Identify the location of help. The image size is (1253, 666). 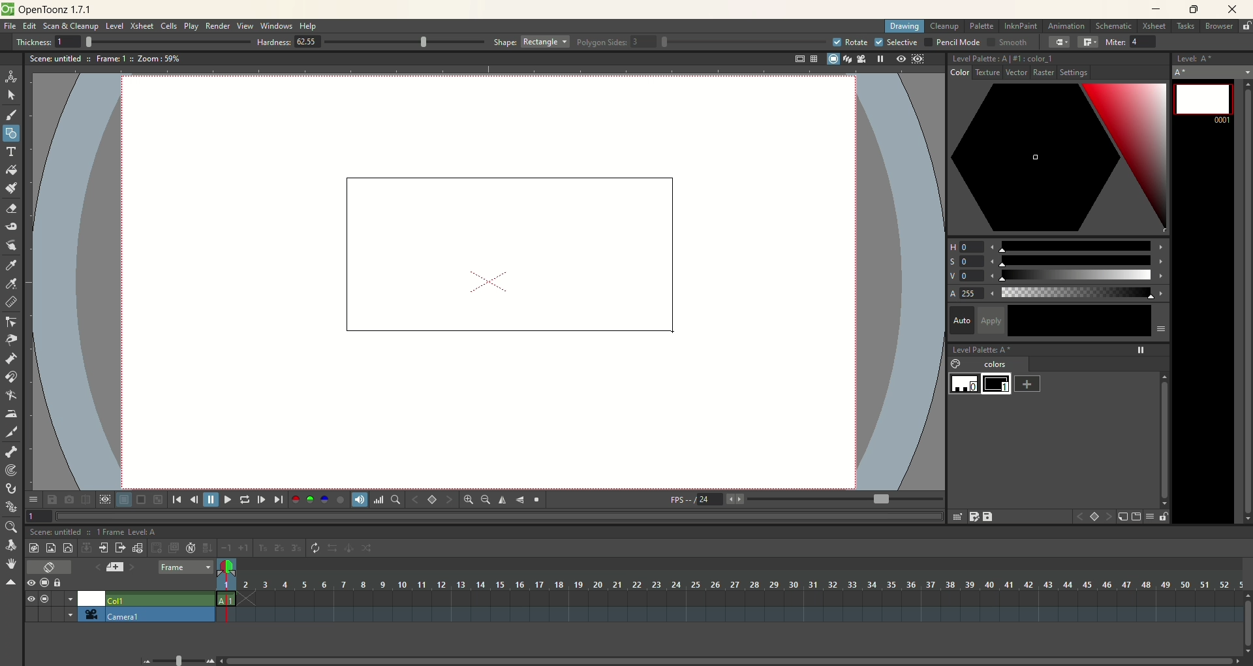
(309, 27).